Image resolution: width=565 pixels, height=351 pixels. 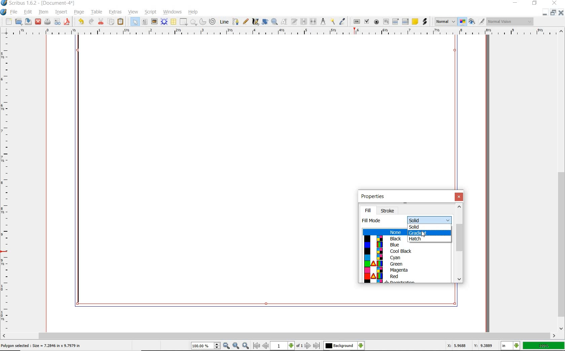 I want to click on close, so click(x=459, y=197).